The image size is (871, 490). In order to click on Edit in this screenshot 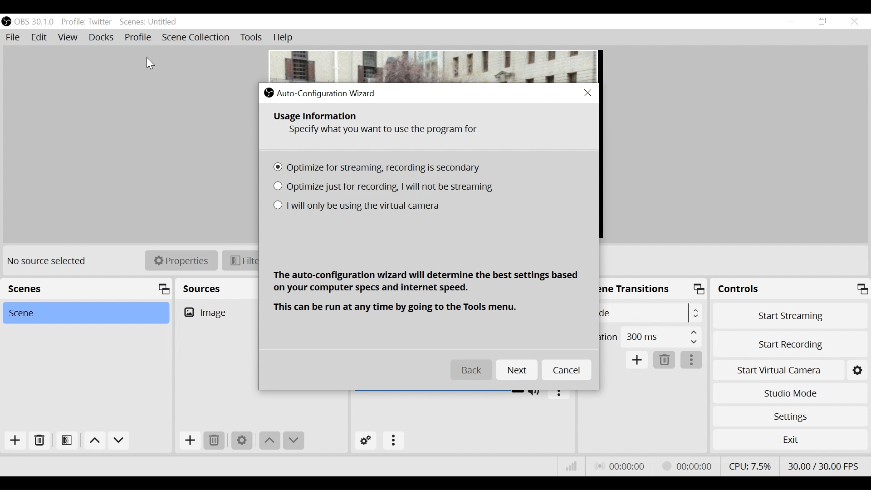, I will do `click(40, 38)`.